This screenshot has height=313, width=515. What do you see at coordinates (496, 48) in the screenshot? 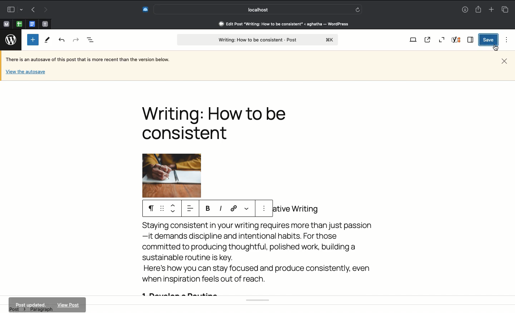
I see `cursor` at bounding box center [496, 48].